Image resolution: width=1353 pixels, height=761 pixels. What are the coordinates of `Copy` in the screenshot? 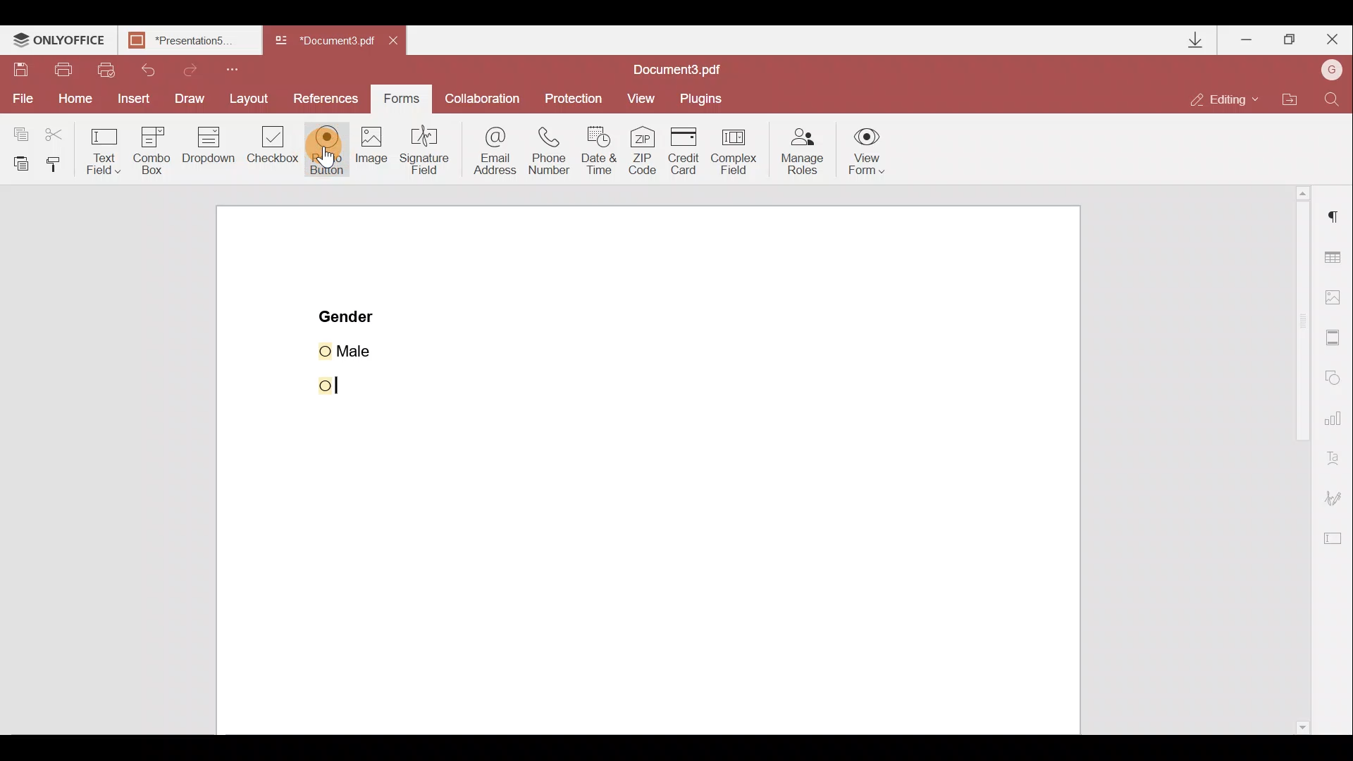 It's located at (18, 130).